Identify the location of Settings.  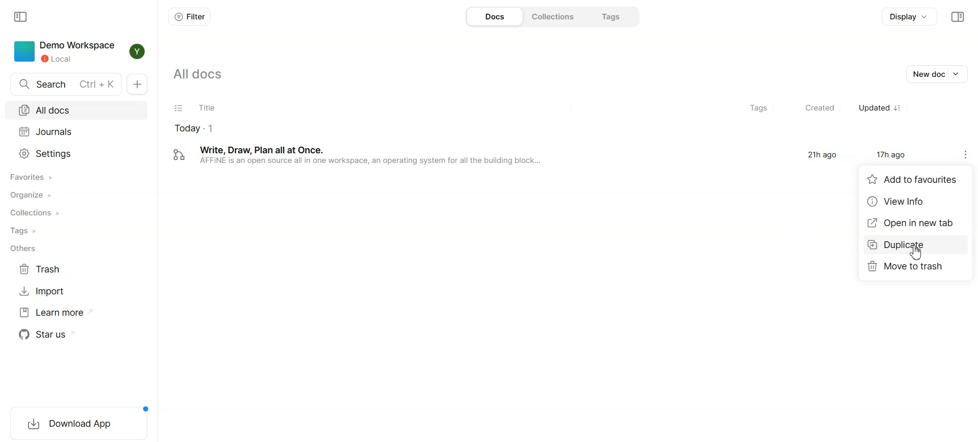
(966, 155).